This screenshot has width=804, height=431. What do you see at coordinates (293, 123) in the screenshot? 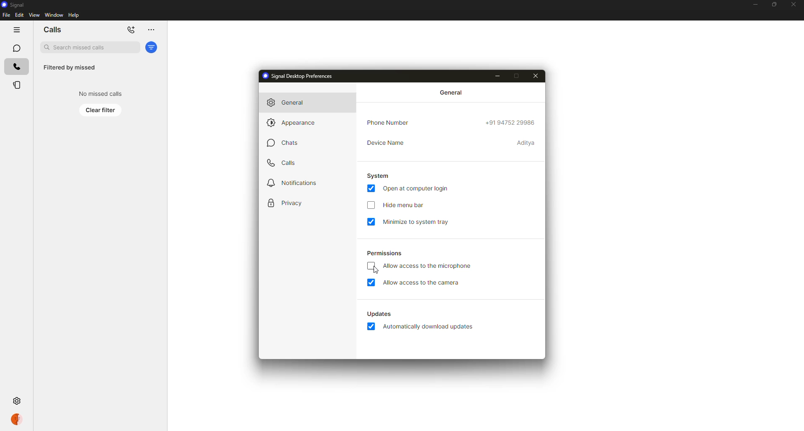
I see `appearance` at bounding box center [293, 123].